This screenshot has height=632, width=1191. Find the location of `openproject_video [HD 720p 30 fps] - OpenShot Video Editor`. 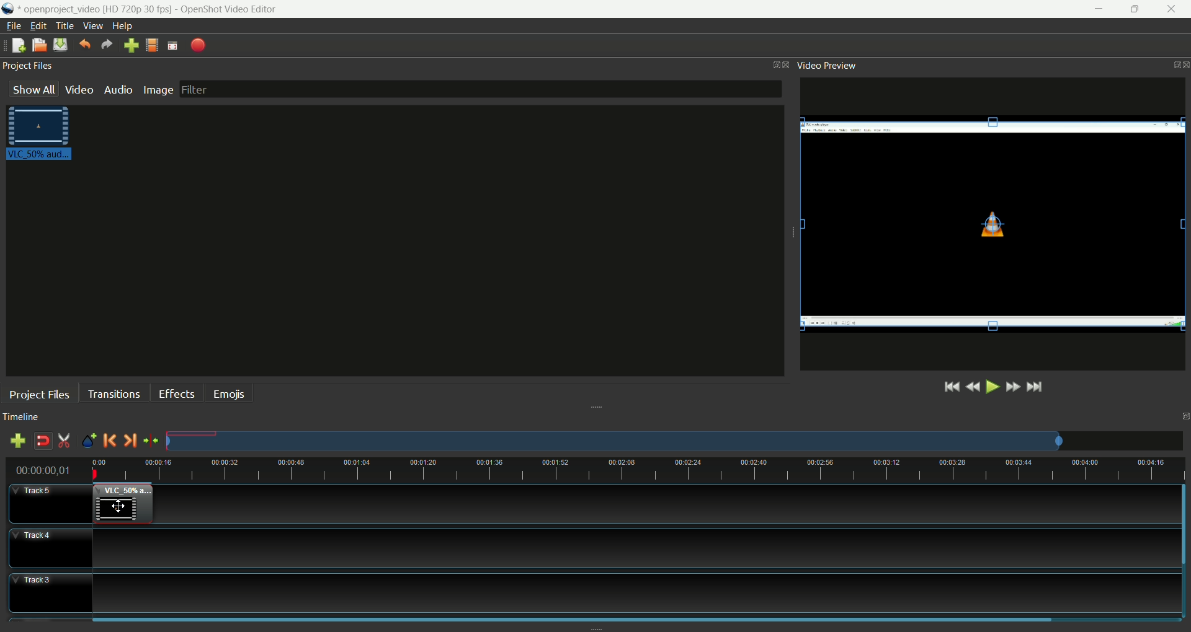

openproject_video [HD 720p 30 fps] - OpenShot Video Editor is located at coordinates (160, 7).